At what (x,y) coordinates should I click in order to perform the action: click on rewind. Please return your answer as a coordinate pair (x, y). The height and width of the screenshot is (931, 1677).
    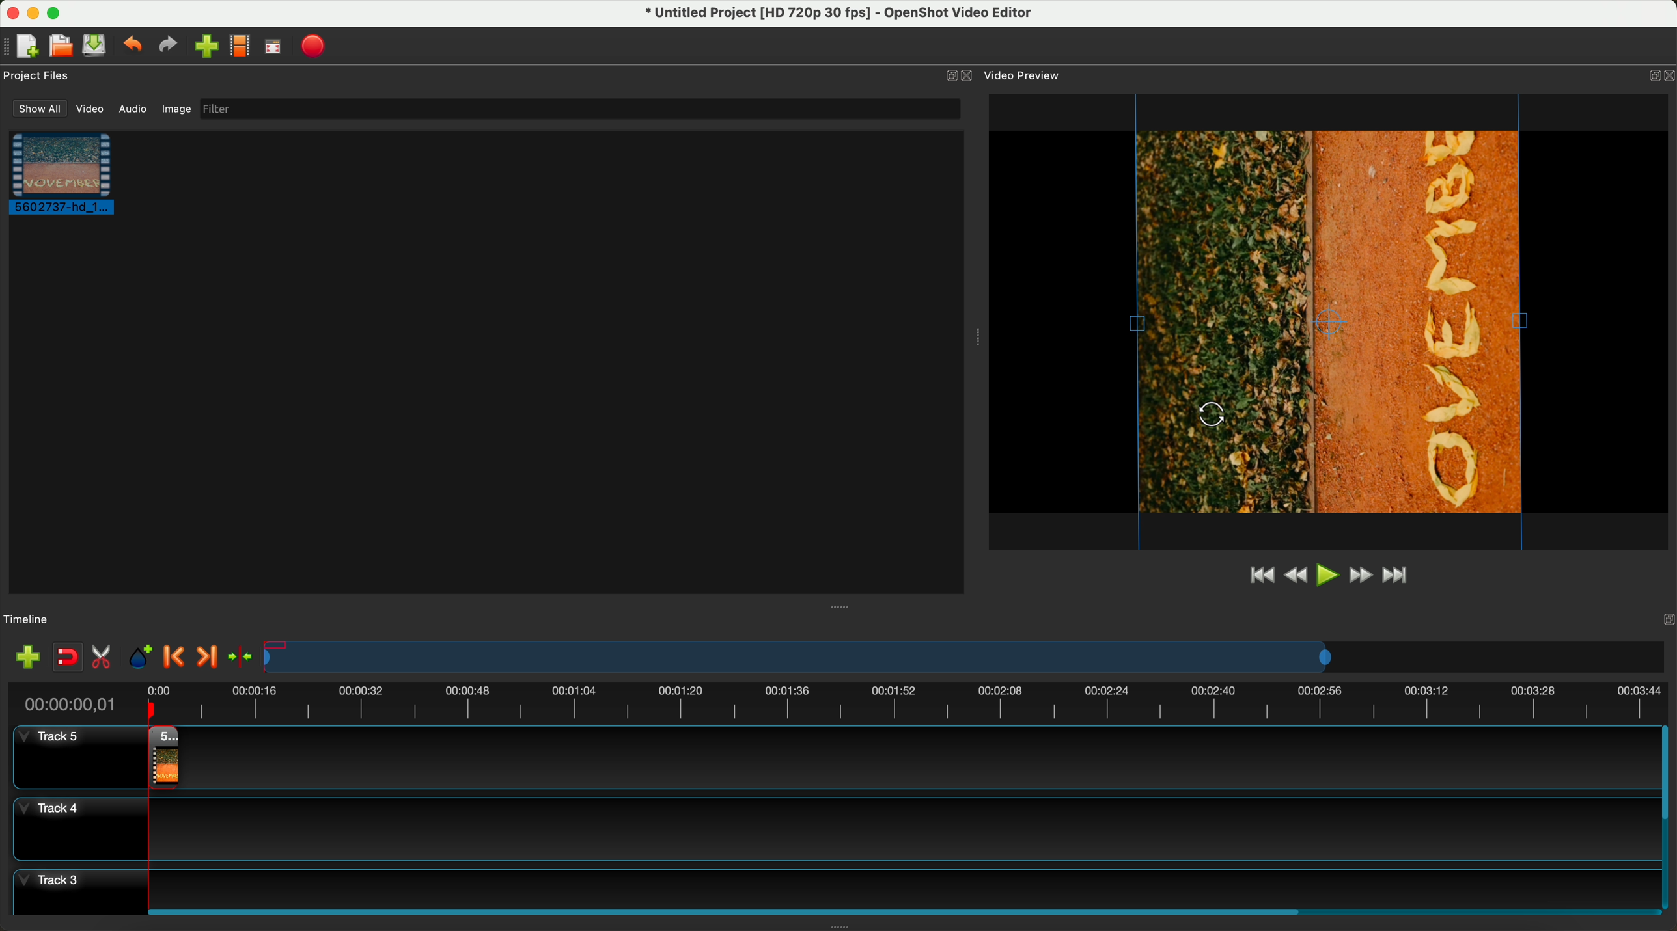
    Looking at the image, I should click on (1294, 578).